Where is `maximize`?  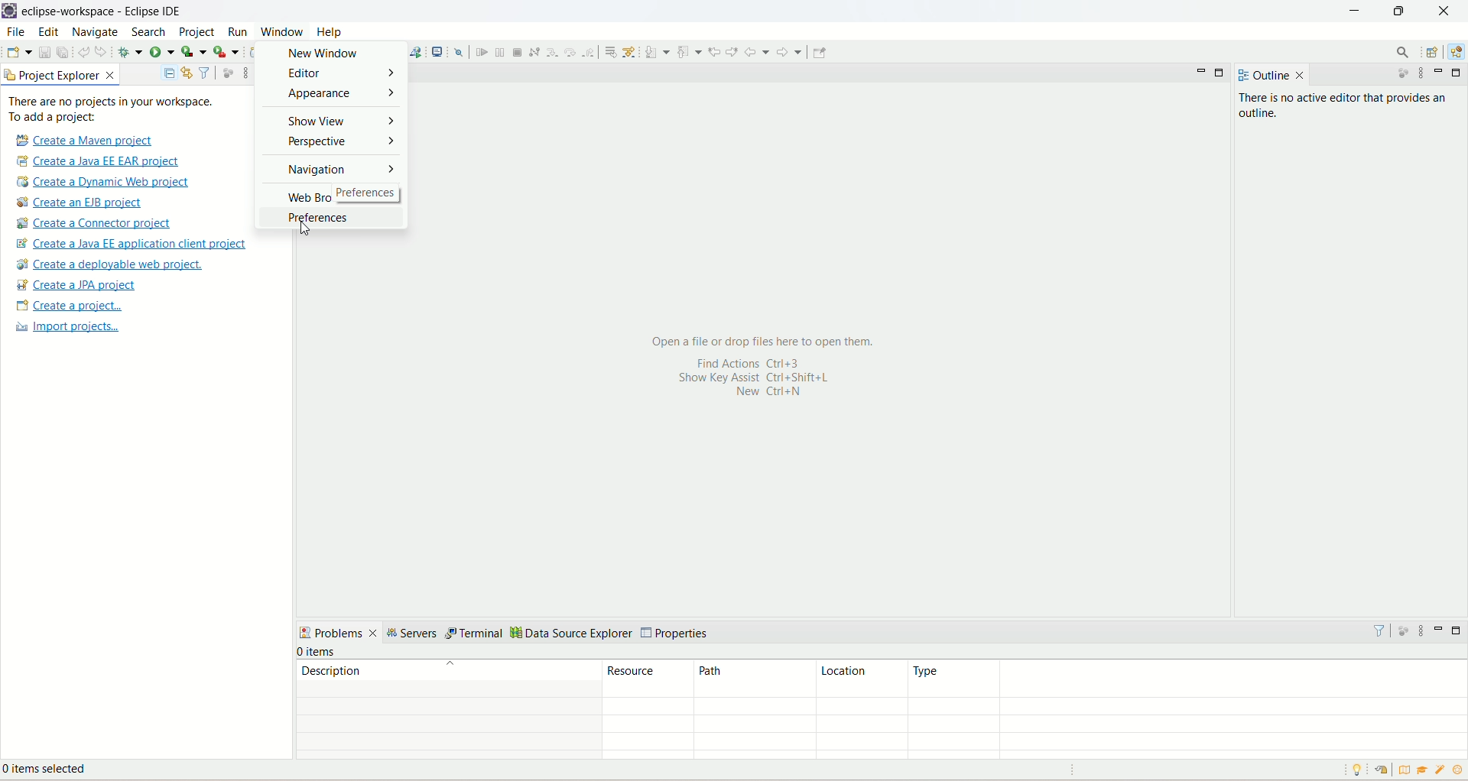
maximize is located at coordinates (1459, 630).